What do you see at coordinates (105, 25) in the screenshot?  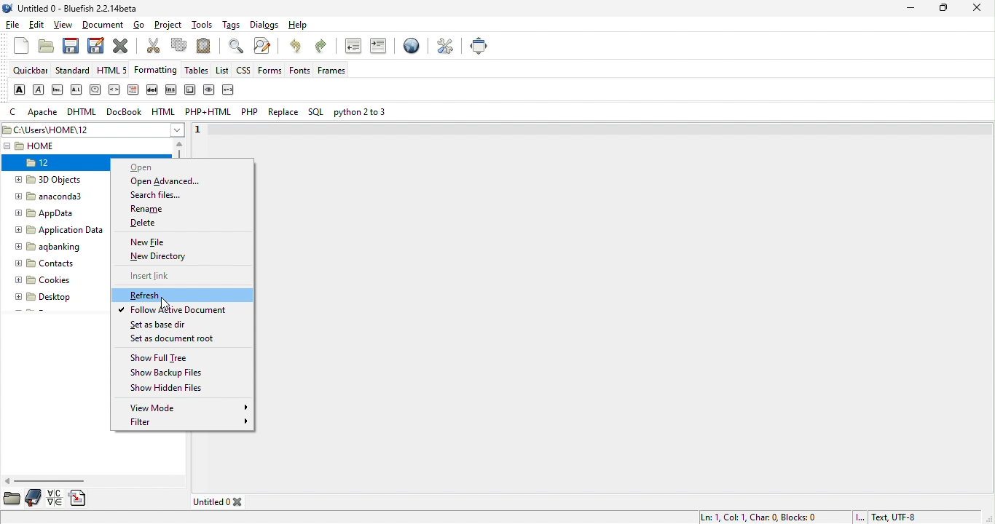 I see `document ` at bounding box center [105, 25].